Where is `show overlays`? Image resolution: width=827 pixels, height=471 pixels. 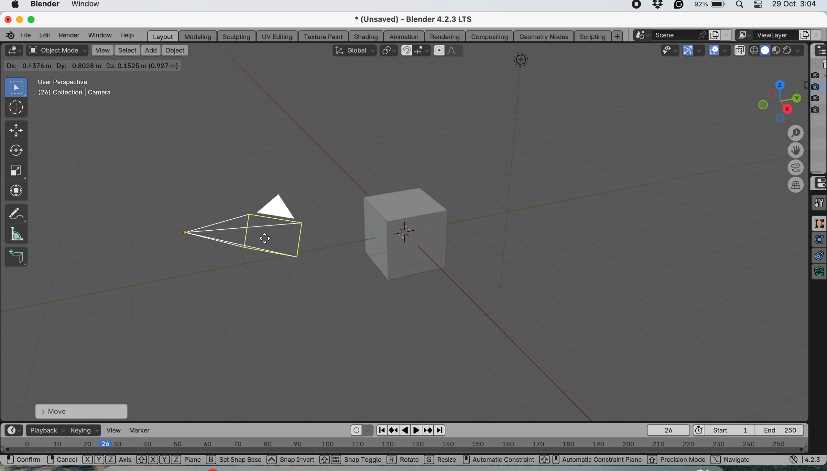
show overlays is located at coordinates (714, 51).